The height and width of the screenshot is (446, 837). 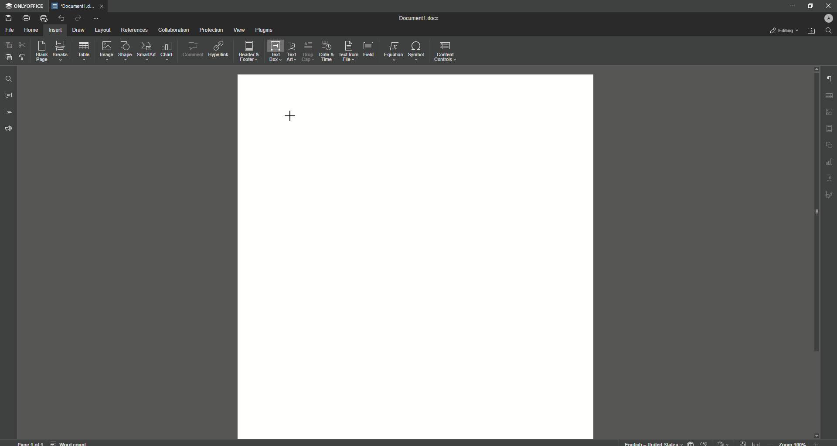 What do you see at coordinates (829, 196) in the screenshot?
I see `signature` at bounding box center [829, 196].